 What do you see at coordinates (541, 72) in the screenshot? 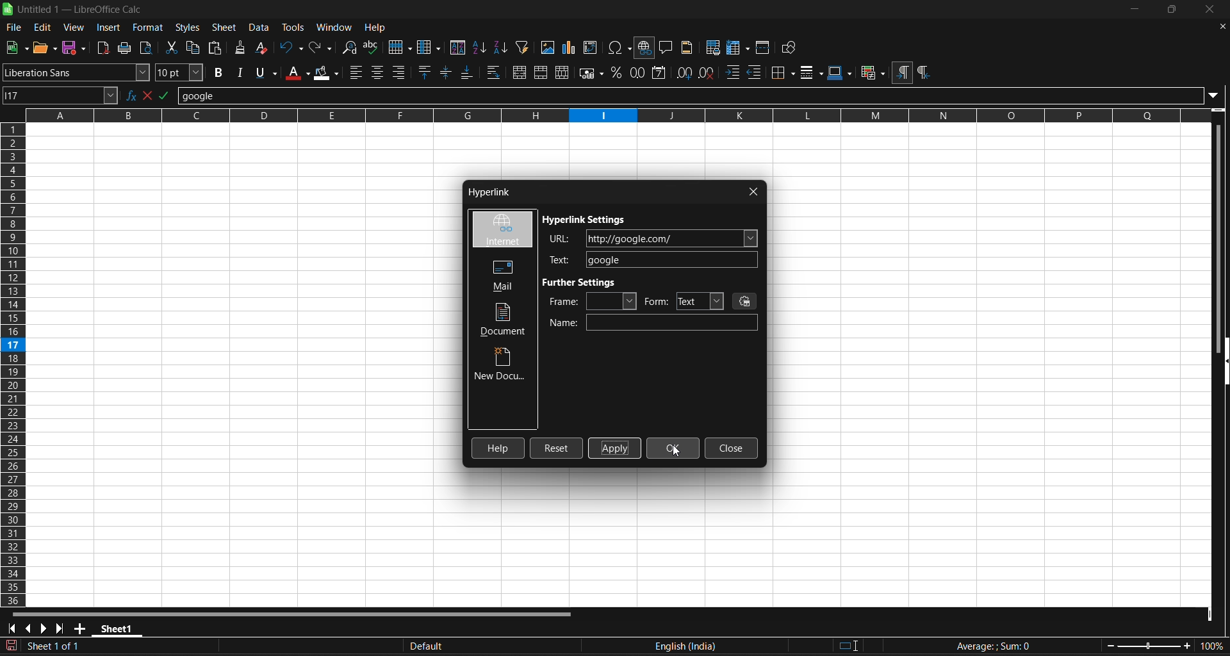
I see `merge cells` at bounding box center [541, 72].